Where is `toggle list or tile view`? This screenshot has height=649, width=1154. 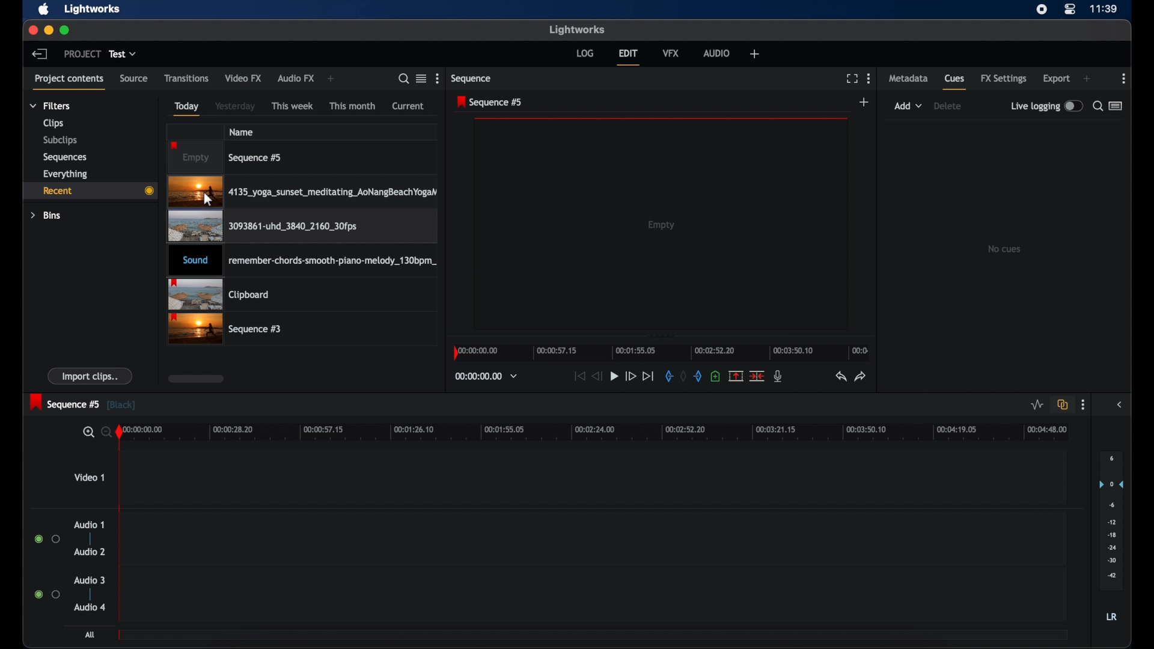
toggle list or tile view is located at coordinates (421, 78).